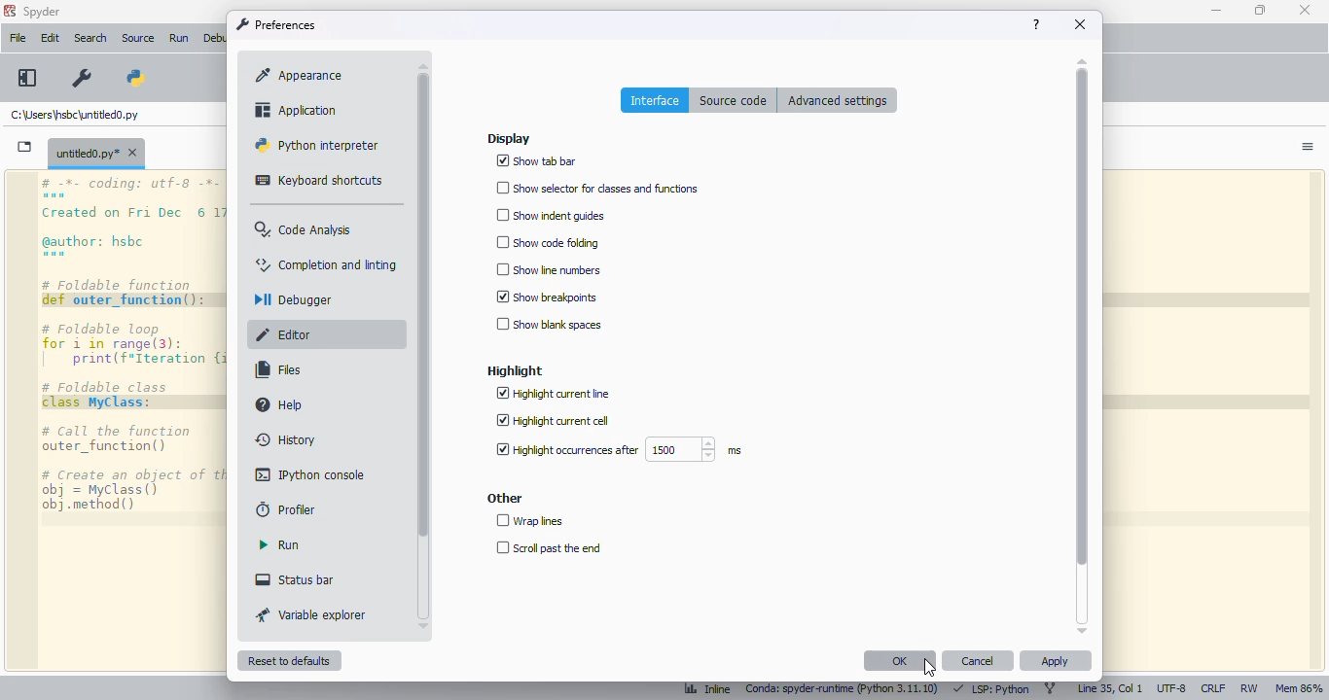 This screenshot has width=1329, height=700. I want to click on scroll past the end, so click(548, 548).